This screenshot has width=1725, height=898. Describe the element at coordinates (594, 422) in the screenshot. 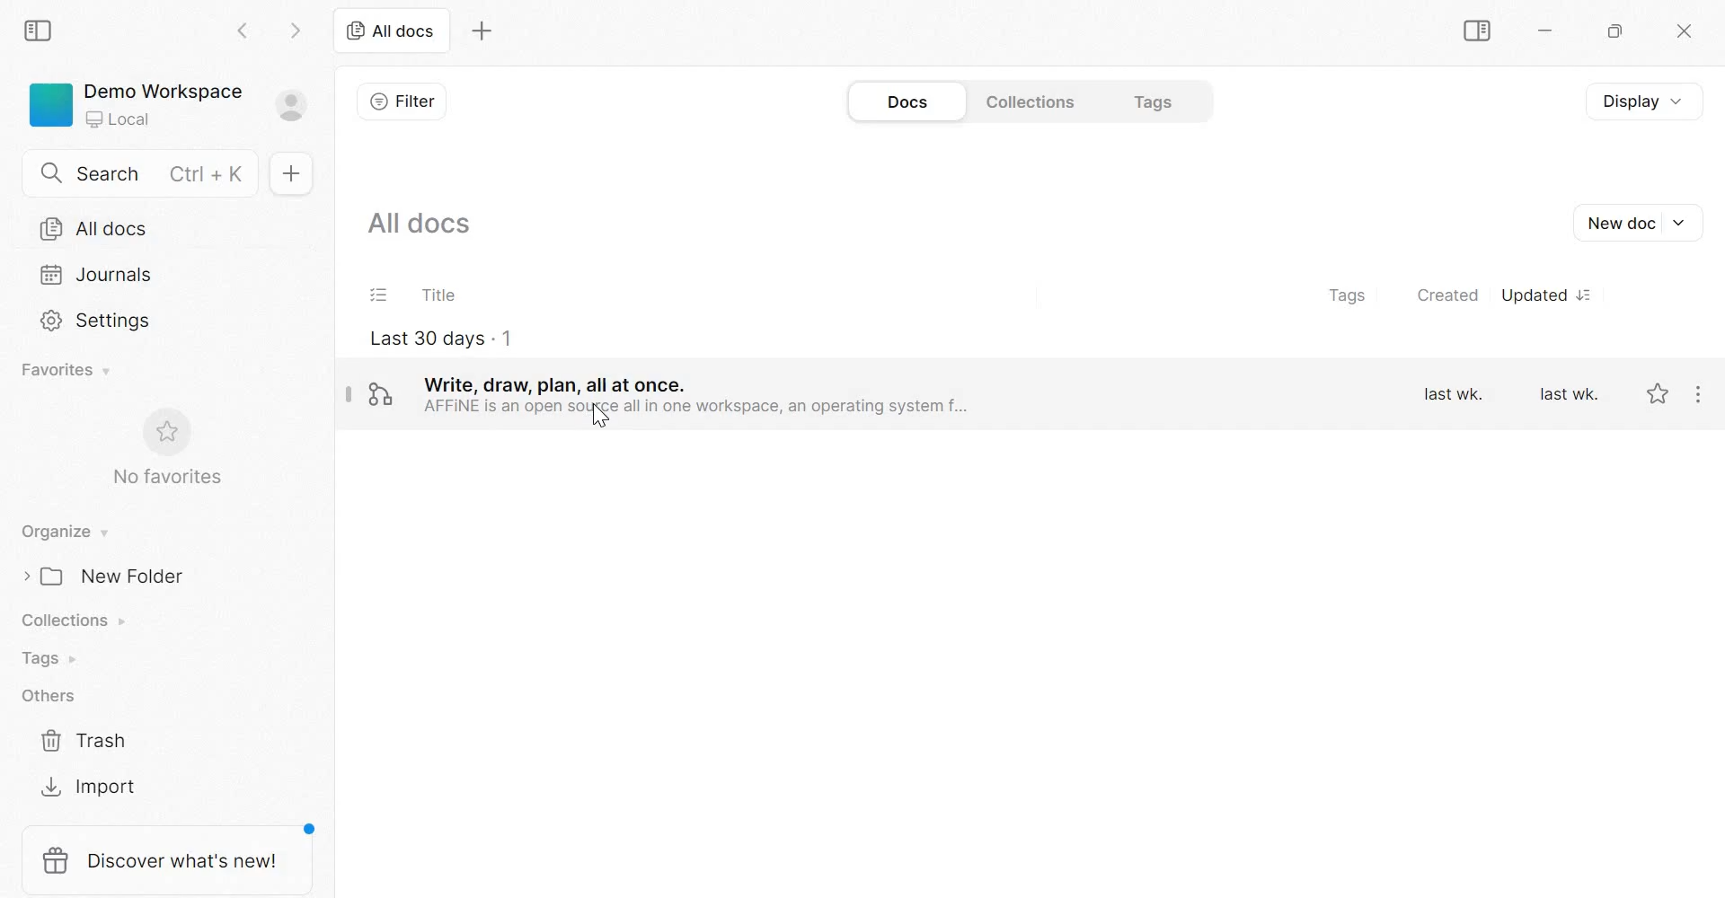

I see `cursor` at that location.